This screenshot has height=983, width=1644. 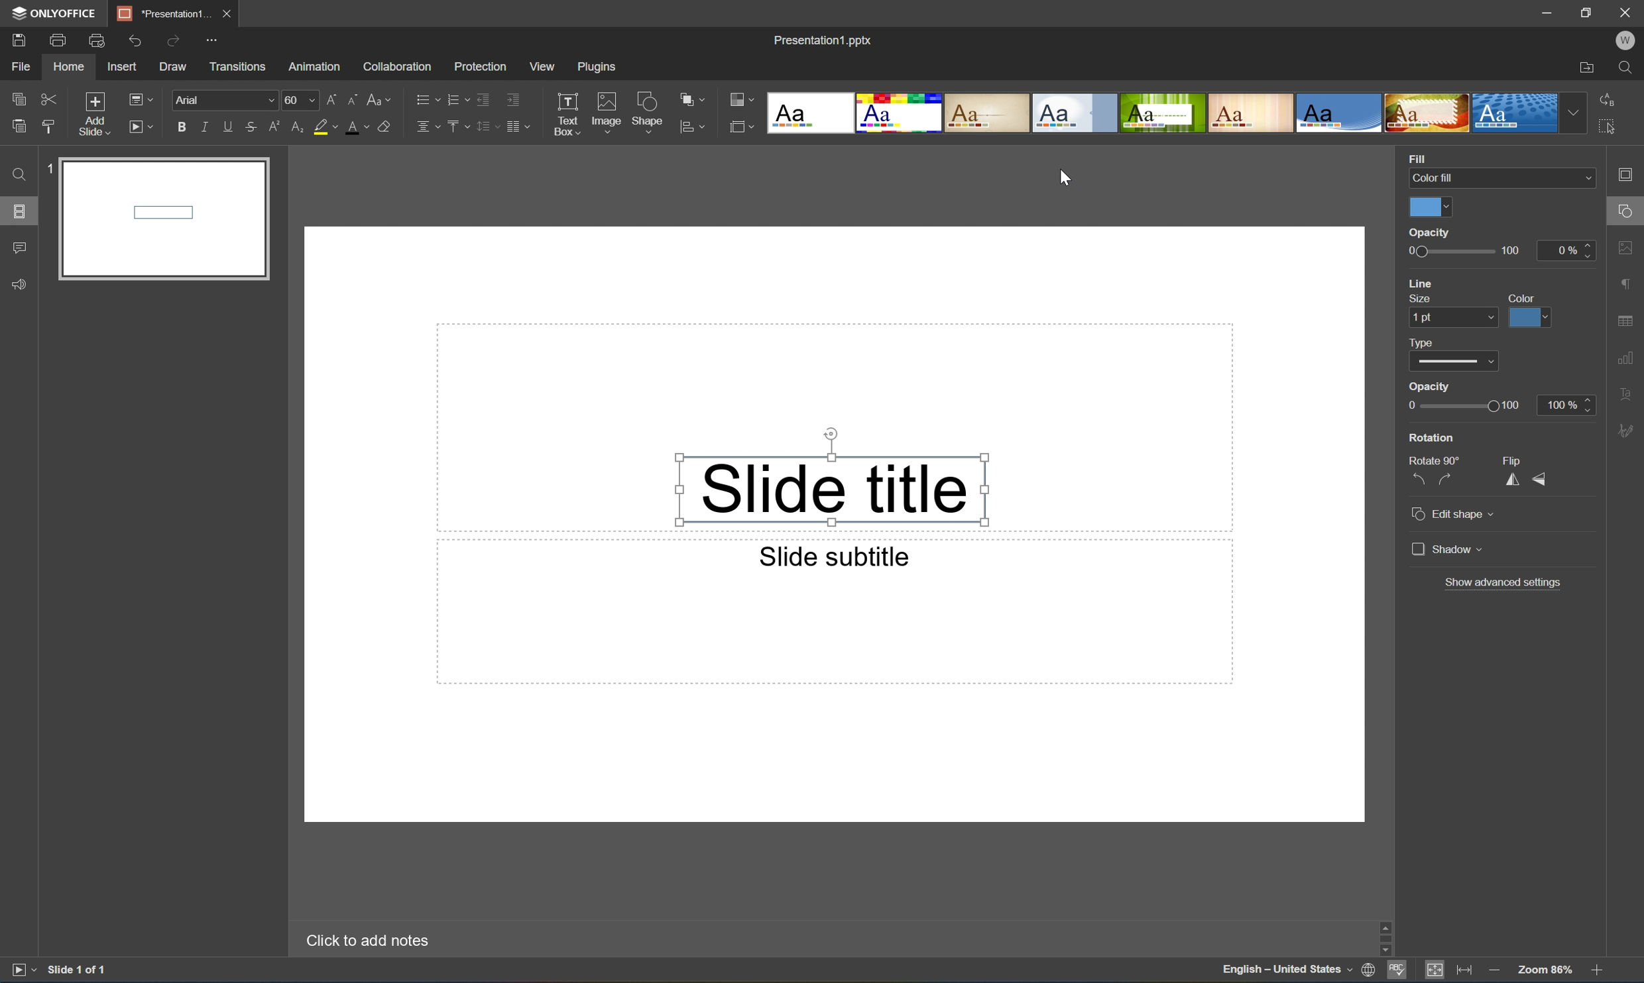 I want to click on 0%, so click(x=1567, y=250).